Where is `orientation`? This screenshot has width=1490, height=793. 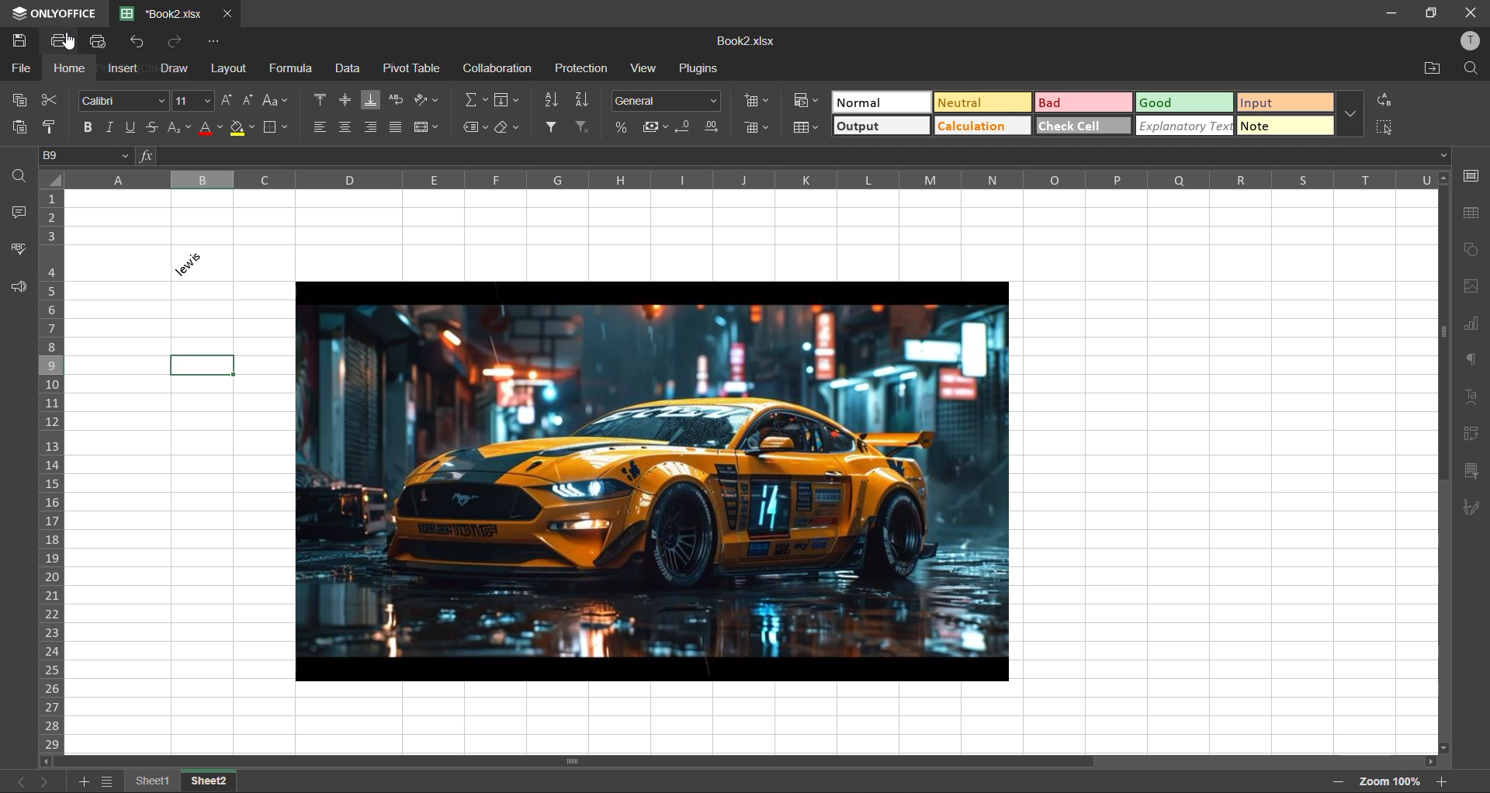
orientation is located at coordinates (426, 100).